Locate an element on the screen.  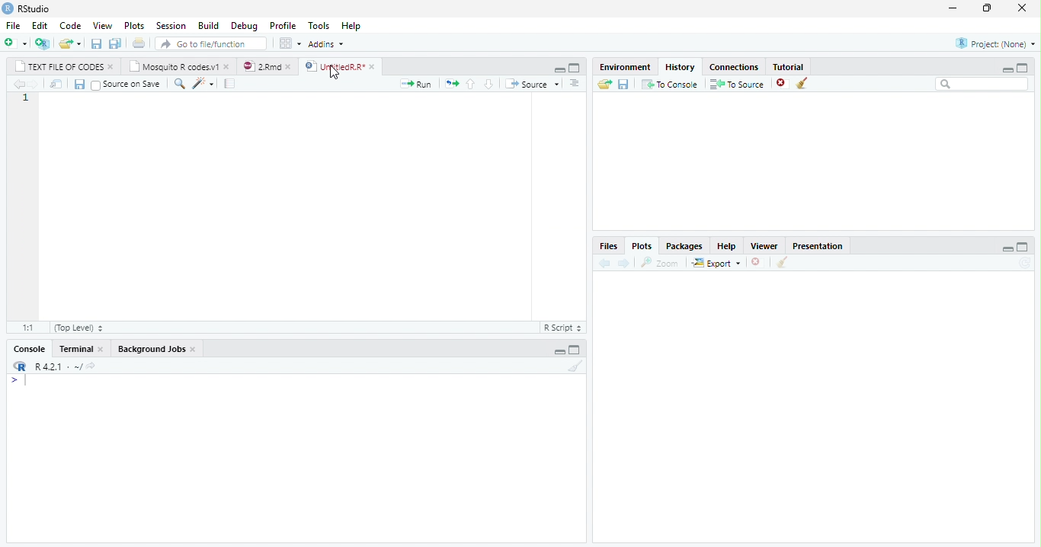
help is located at coordinates (727, 245).